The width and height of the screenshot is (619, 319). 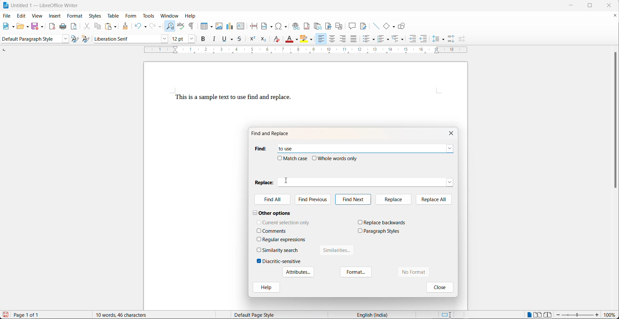 I want to click on toggle formatting marks, so click(x=193, y=24).